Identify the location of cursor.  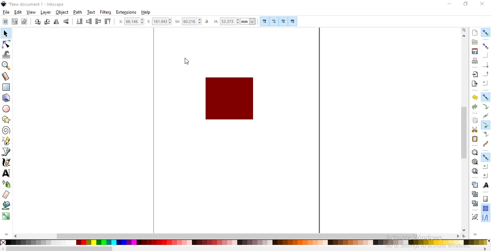
(187, 61).